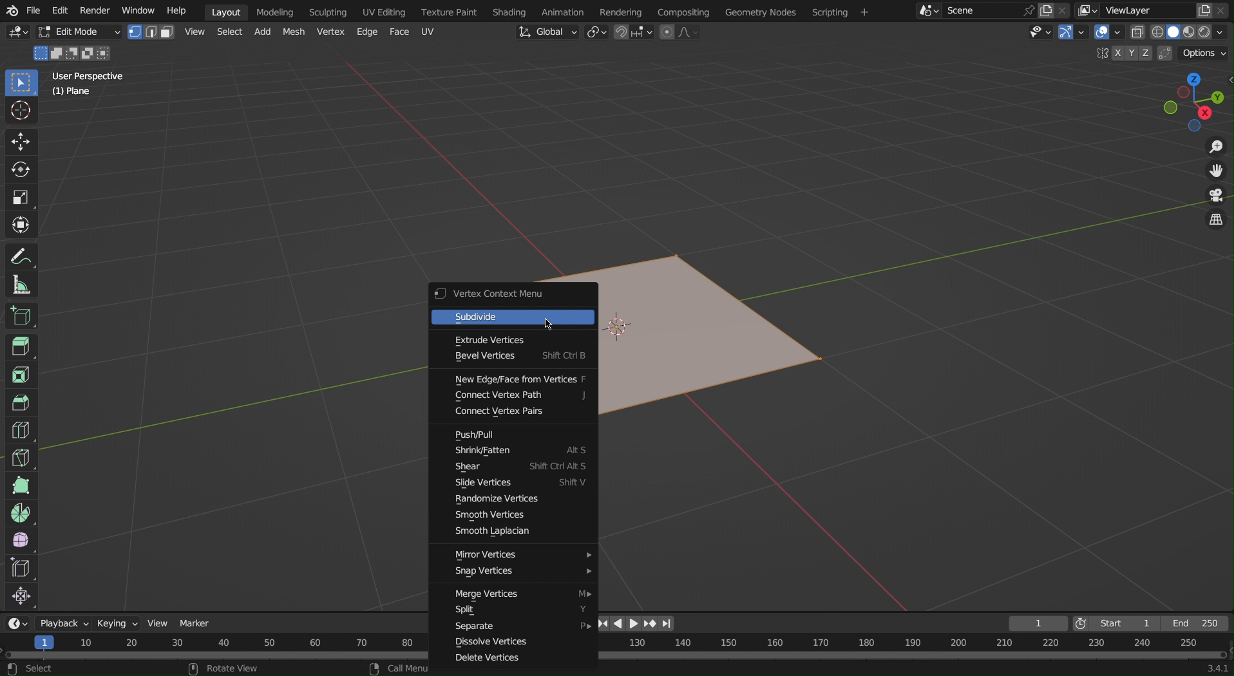  What do you see at coordinates (196, 621) in the screenshot?
I see `Marker` at bounding box center [196, 621].